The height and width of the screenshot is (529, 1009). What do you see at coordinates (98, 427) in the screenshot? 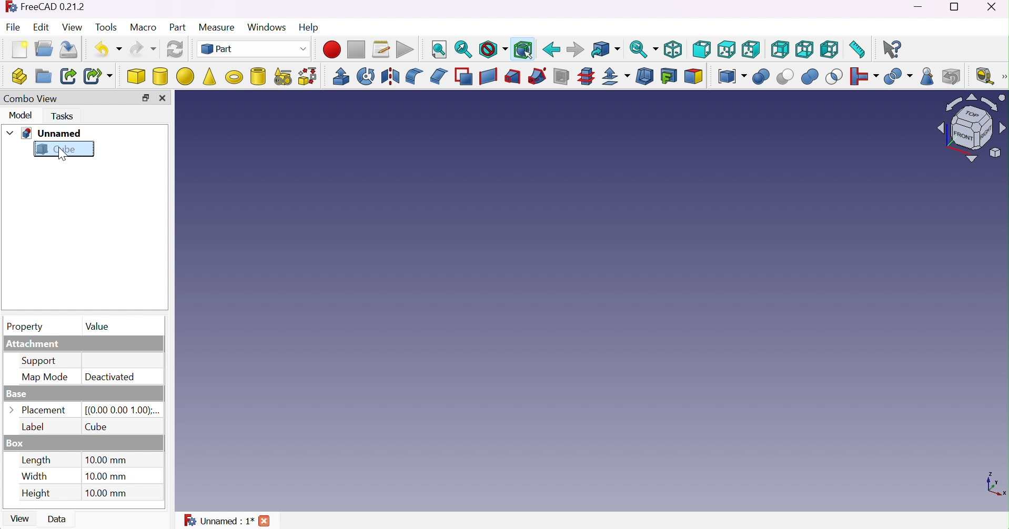
I see `Cube` at bounding box center [98, 427].